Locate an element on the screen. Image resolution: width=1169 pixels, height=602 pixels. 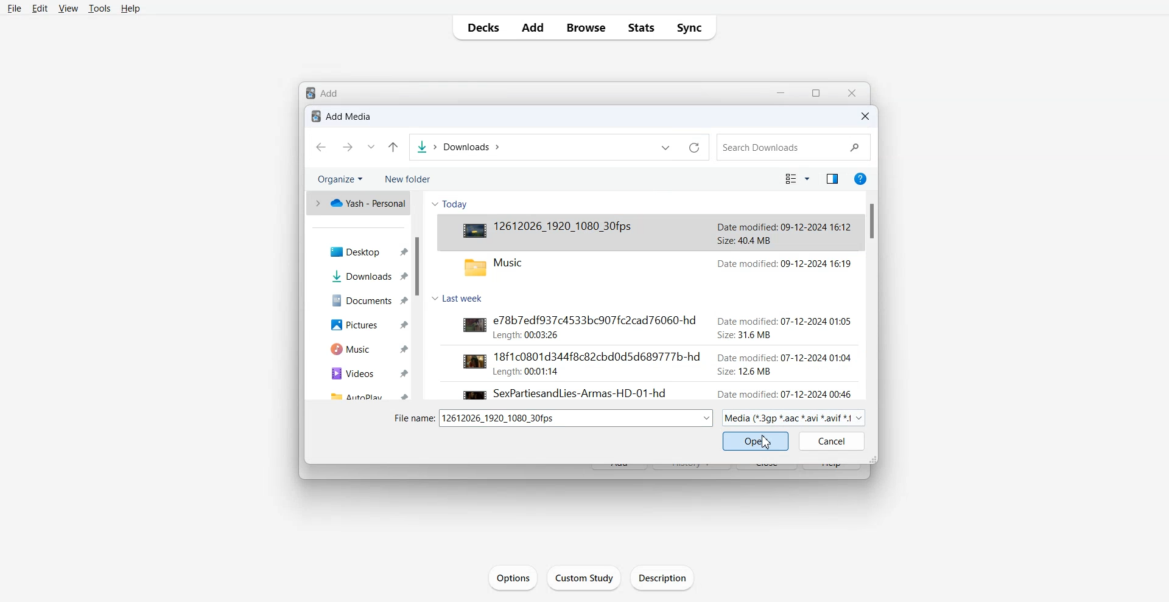
File Path Adress is located at coordinates (460, 147).